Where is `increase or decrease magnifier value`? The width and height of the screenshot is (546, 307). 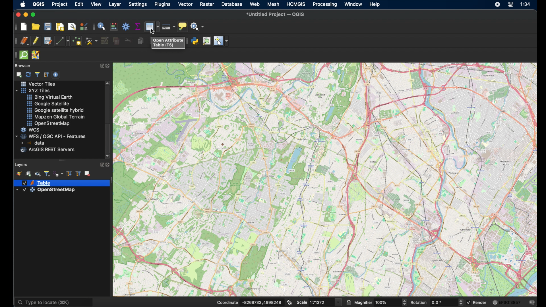 increase or decrease magnifier value is located at coordinates (405, 302).